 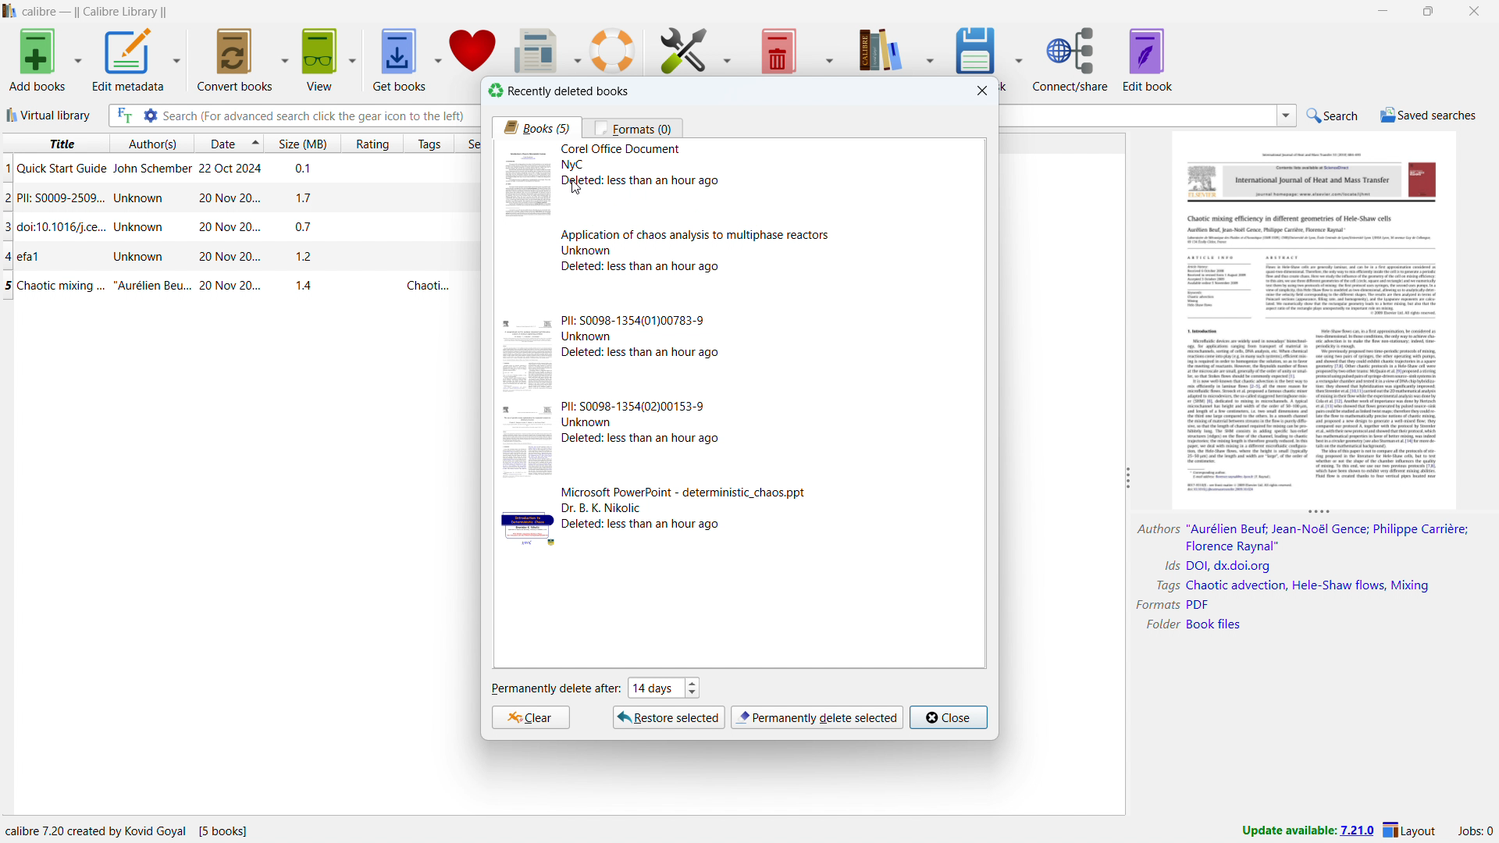 I want to click on fetch news options, so click(x=573, y=49).